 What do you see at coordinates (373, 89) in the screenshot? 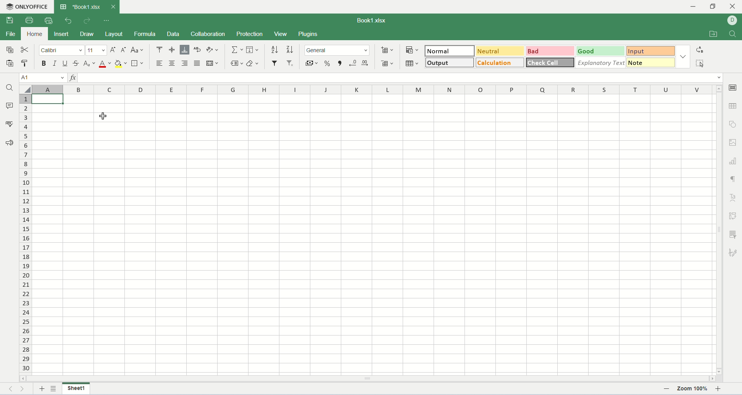
I see `column name` at bounding box center [373, 89].